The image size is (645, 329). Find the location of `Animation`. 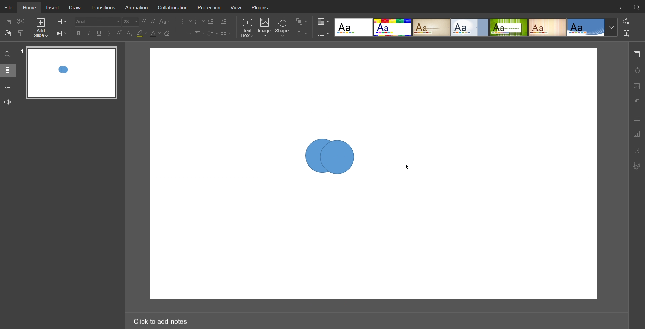

Animation is located at coordinates (137, 7).